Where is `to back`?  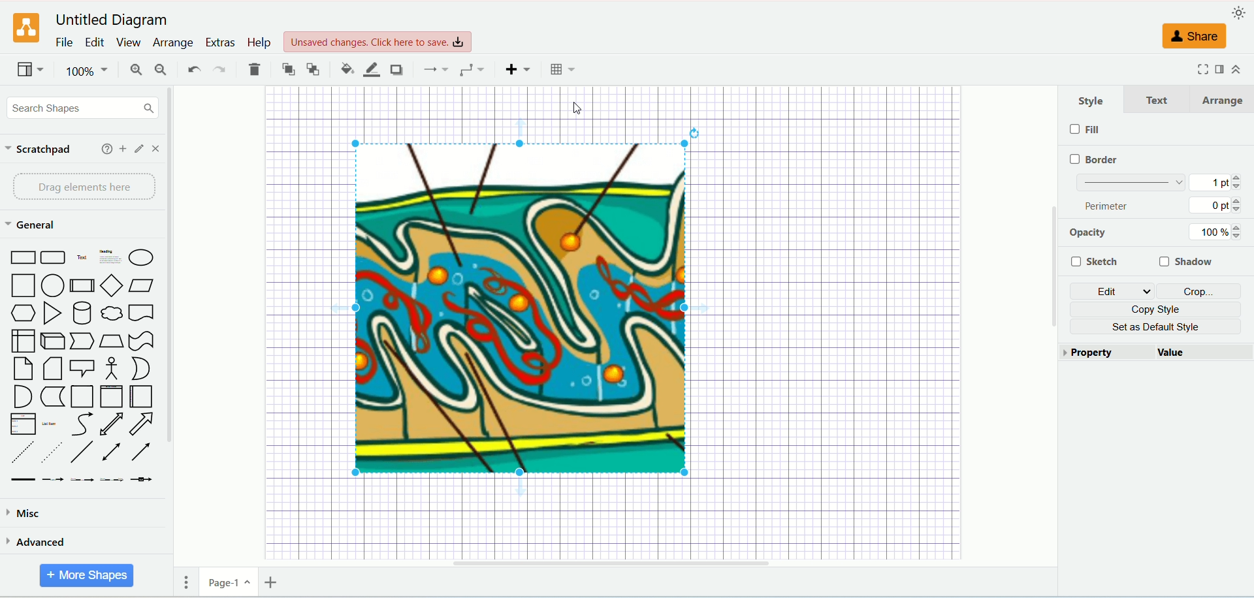 to back is located at coordinates (313, 70).